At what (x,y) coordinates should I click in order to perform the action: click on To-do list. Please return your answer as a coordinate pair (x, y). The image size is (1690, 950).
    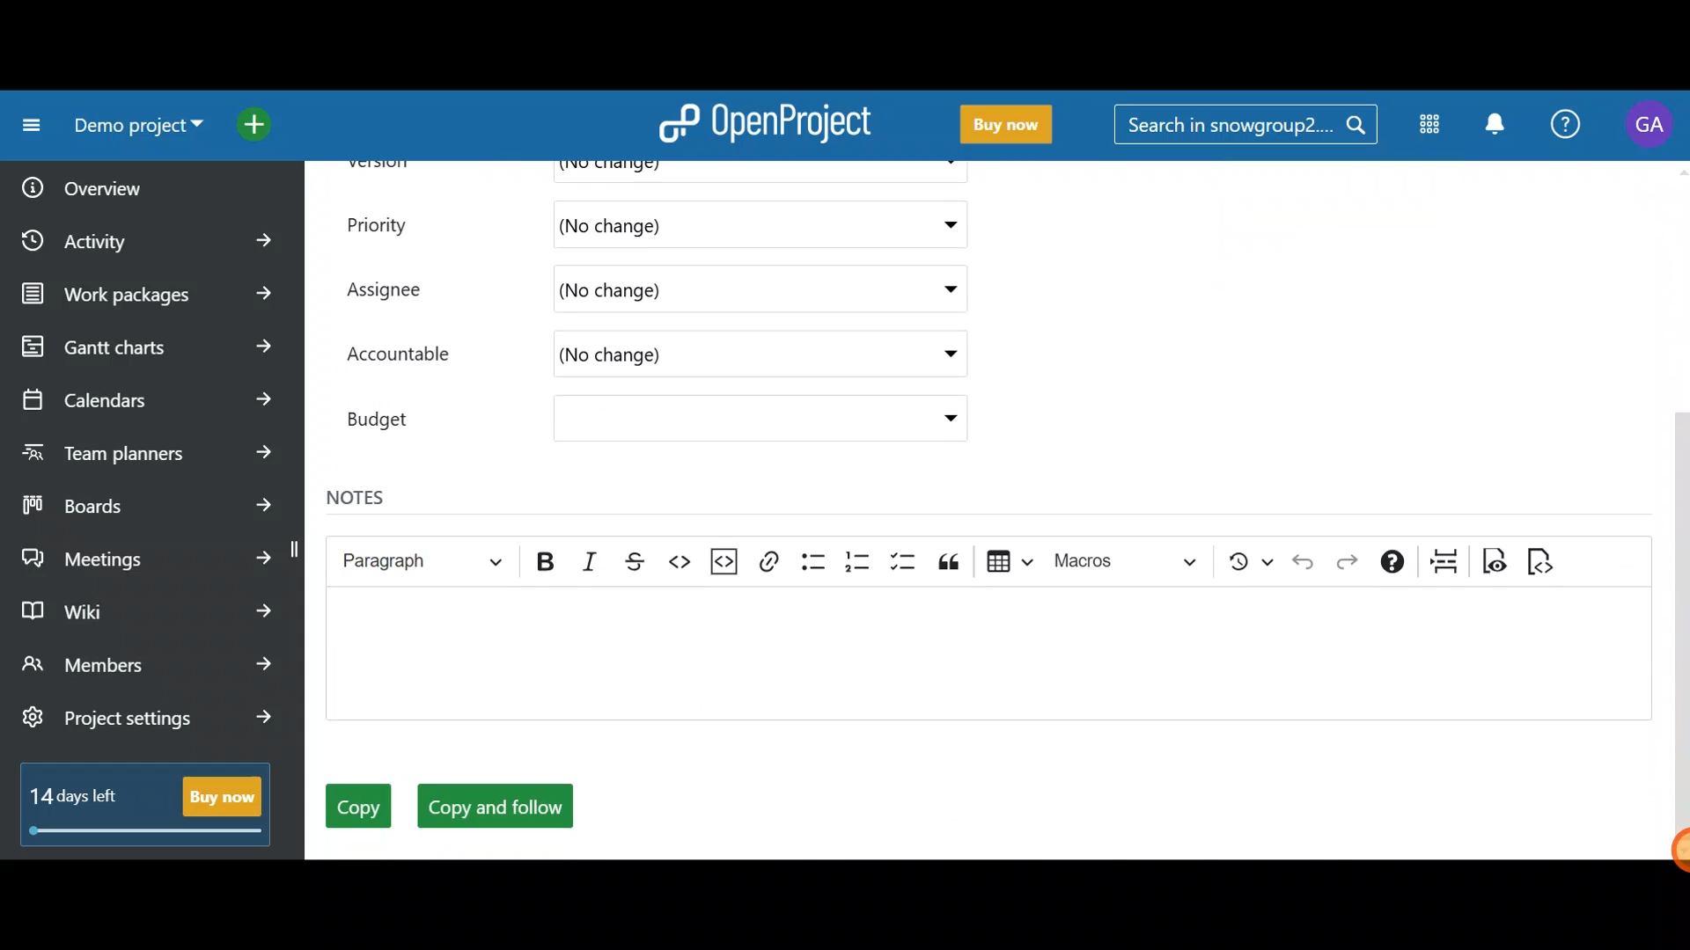
    Looking at the image, I should click on (905, 565).